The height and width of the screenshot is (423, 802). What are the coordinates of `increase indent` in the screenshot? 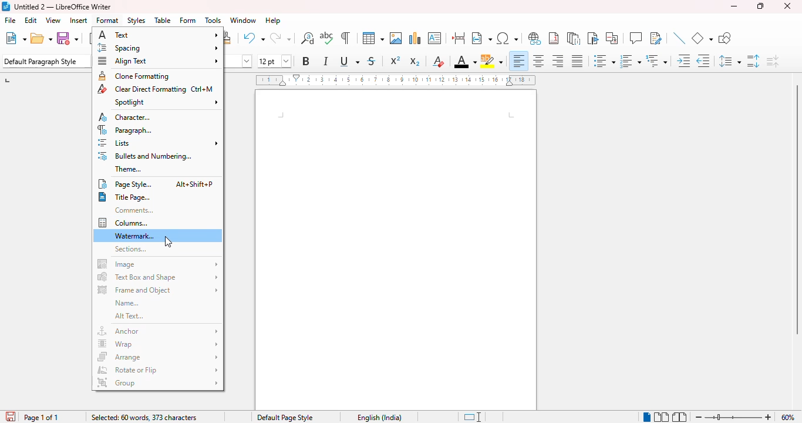 It's located at (684, 61).